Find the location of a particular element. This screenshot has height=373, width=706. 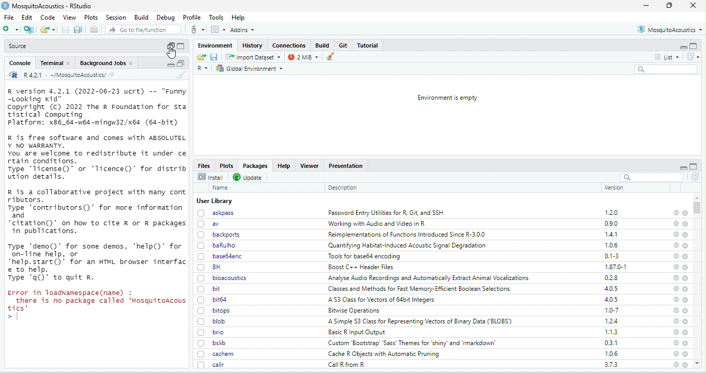

Code is located at coordinates (48, 17).